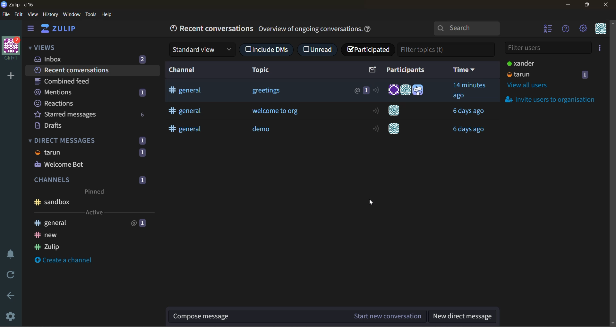 The height and width of the screenshot is (327, 616). What do you see at coordinates (204, 50) in the screenshot?
I see `standard view` at bounding box center [204, 50].